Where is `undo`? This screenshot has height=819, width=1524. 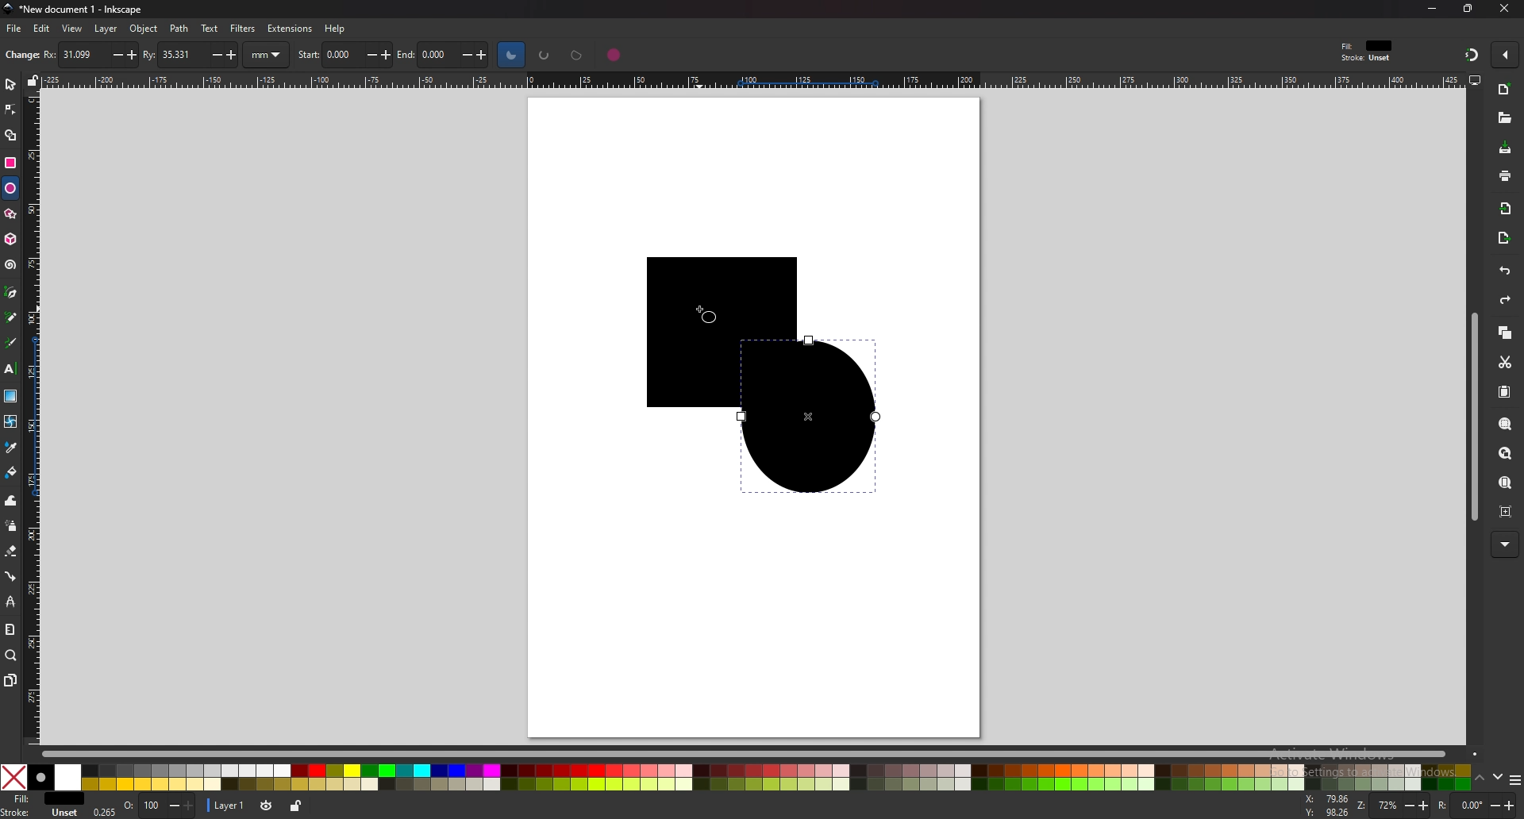 undo is located at coordinates (1503, 271).